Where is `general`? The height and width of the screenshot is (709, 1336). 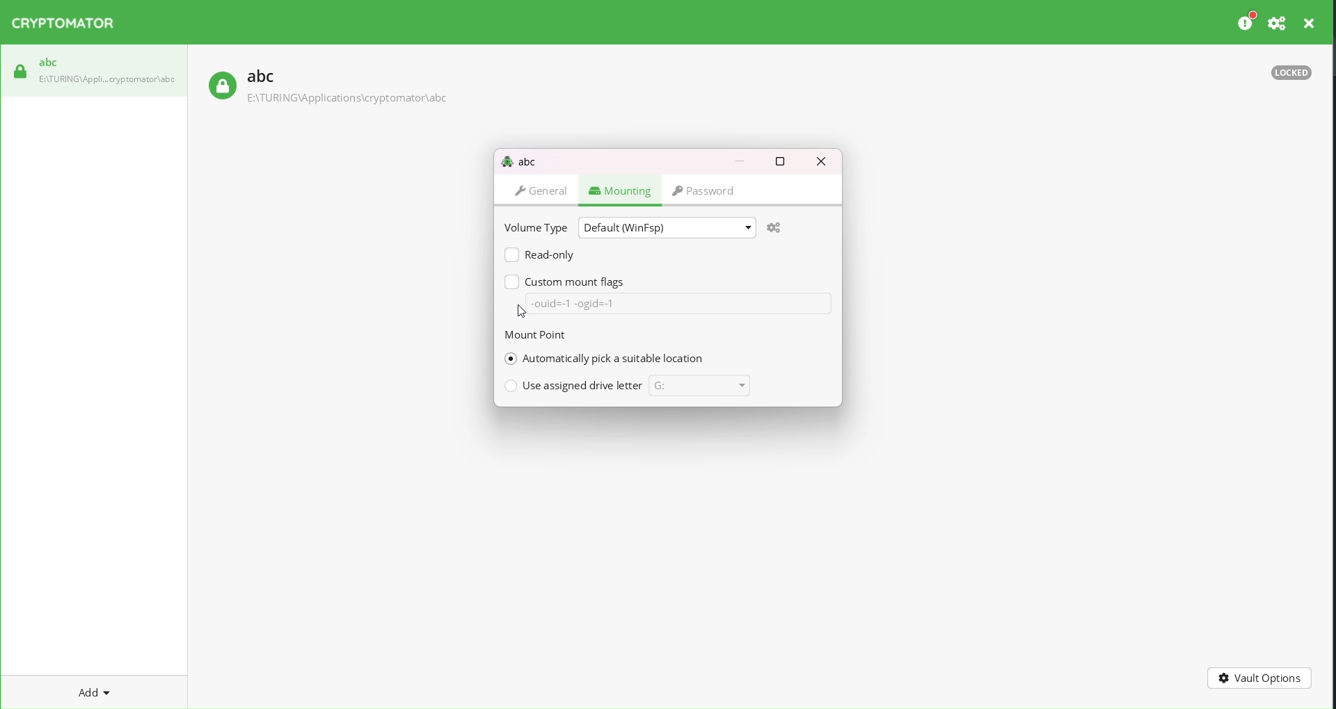
general is located at coordinates (541, 190).